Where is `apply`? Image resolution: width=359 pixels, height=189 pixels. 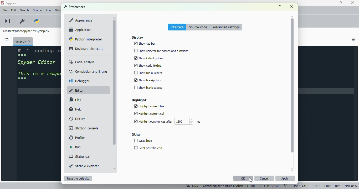
apply is located at coordinates (285, 178).